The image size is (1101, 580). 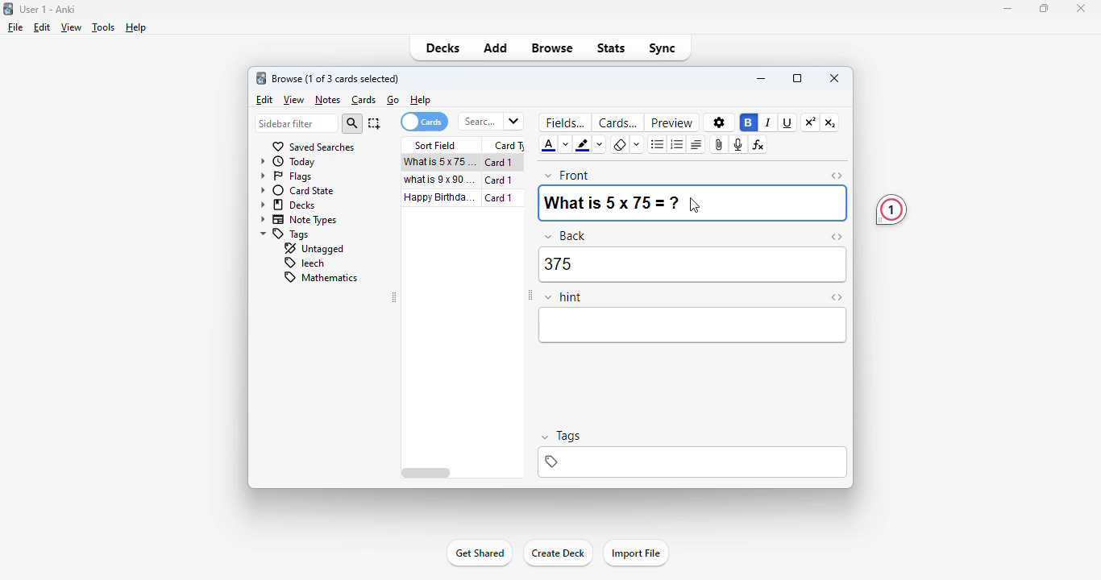 I want to click on import file, so click(x=636, y=553).